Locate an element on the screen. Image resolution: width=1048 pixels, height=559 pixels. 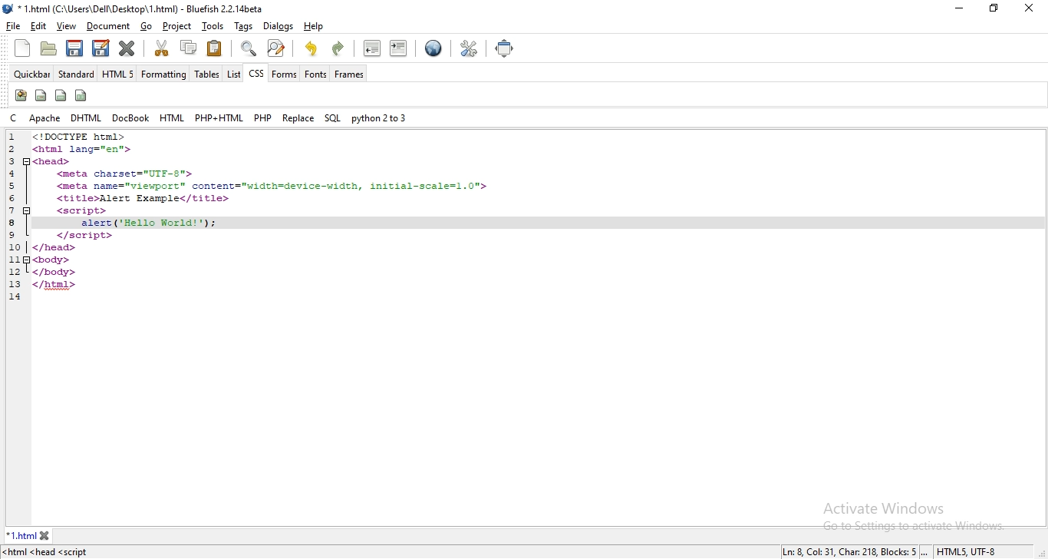
tables is located at coordinates (204, 74).